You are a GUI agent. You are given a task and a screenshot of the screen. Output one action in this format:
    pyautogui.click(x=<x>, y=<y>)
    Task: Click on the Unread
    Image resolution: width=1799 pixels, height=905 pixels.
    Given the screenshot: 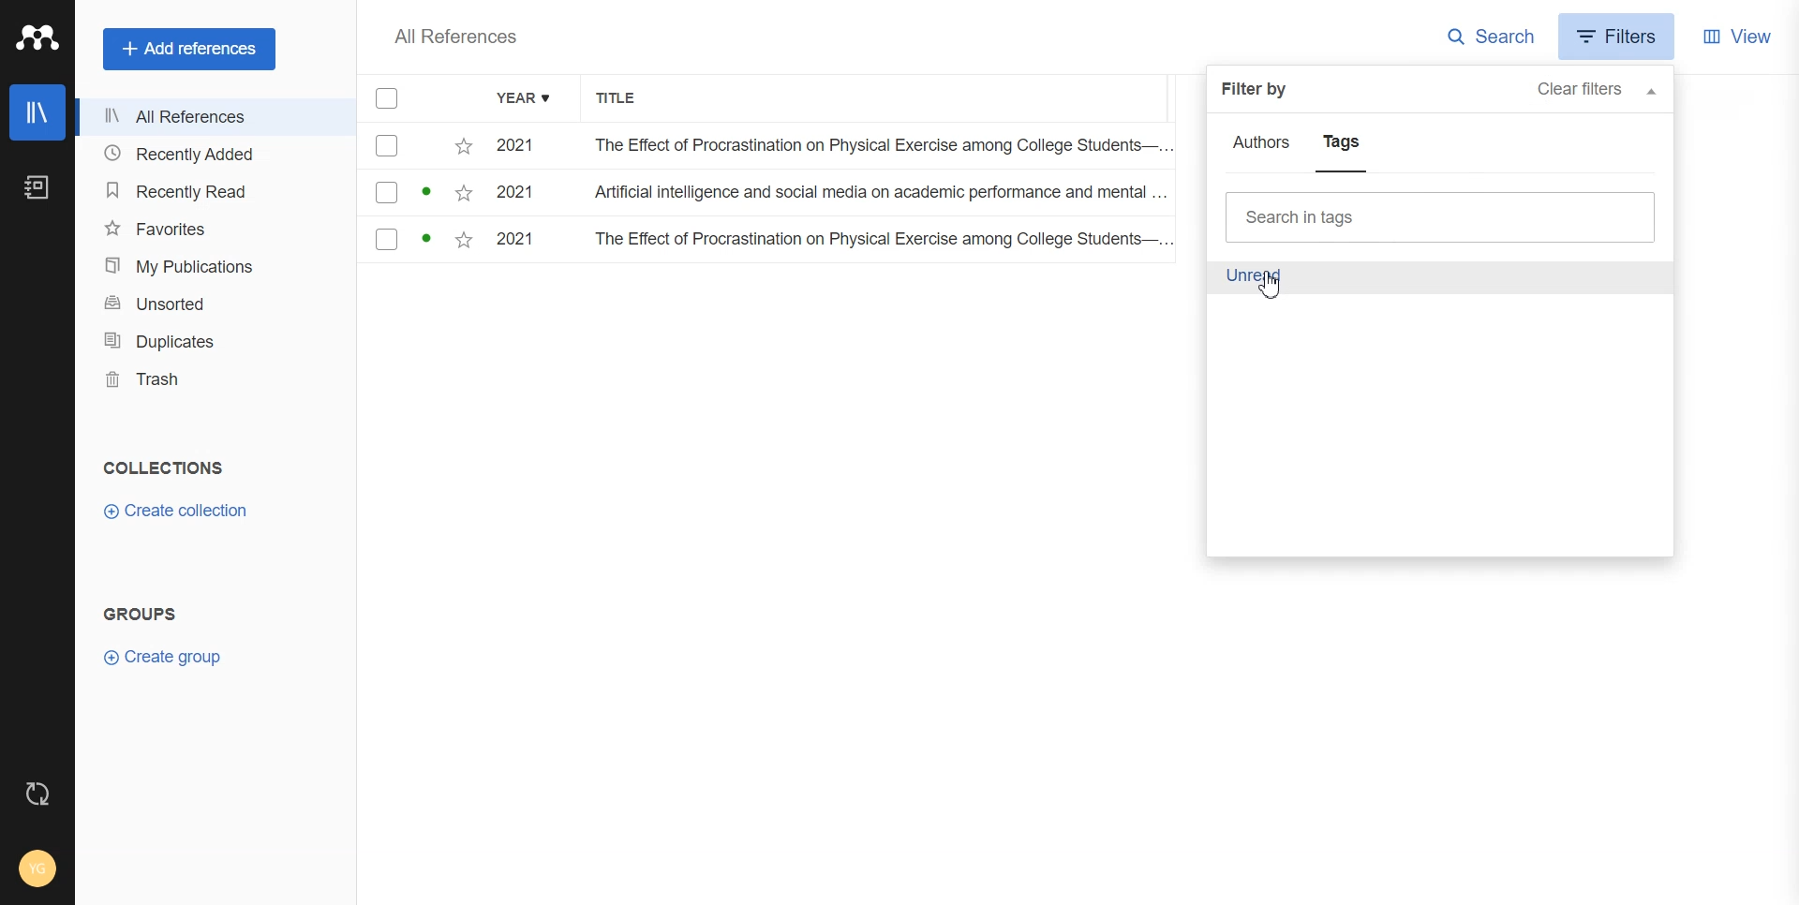 What is the action you would take?
    pyautogui.click(x=1255, y=277)
    